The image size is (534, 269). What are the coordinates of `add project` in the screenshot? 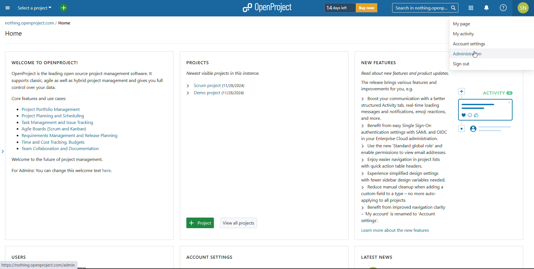 It's located at (64, 8).